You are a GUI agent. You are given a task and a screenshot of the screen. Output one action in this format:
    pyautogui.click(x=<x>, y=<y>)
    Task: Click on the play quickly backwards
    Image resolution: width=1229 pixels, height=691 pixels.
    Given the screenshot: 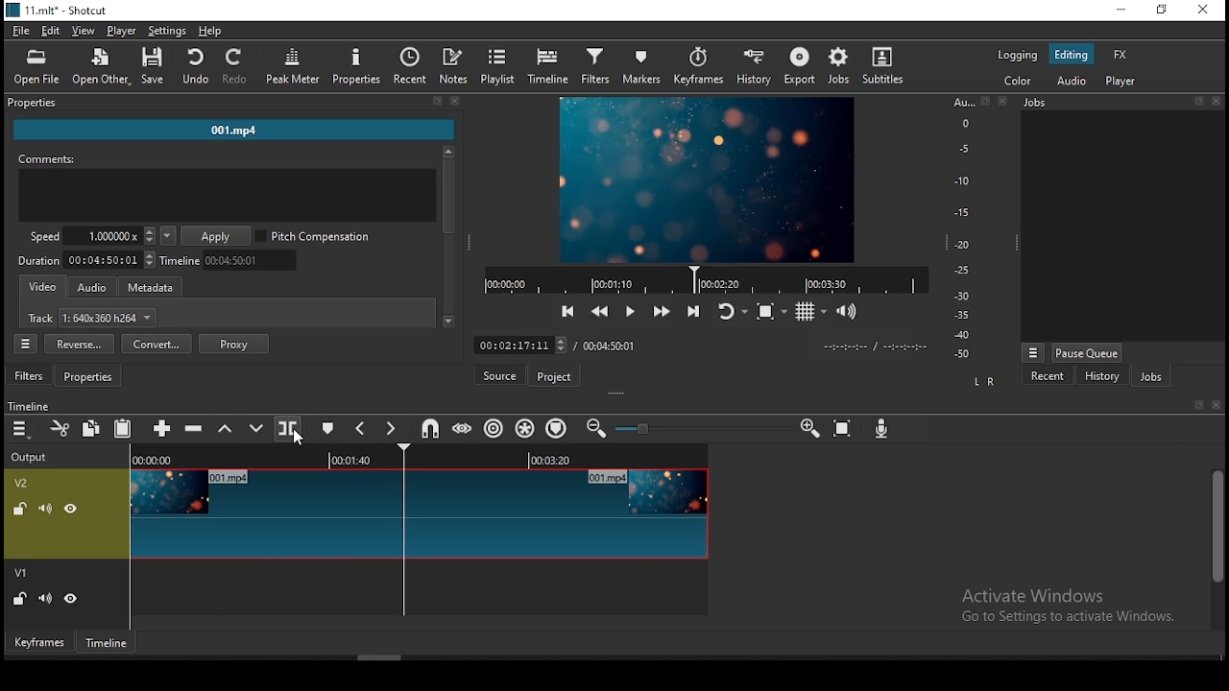 What is the action you would take?
    pyautogui.click(x=600, y=311)
    